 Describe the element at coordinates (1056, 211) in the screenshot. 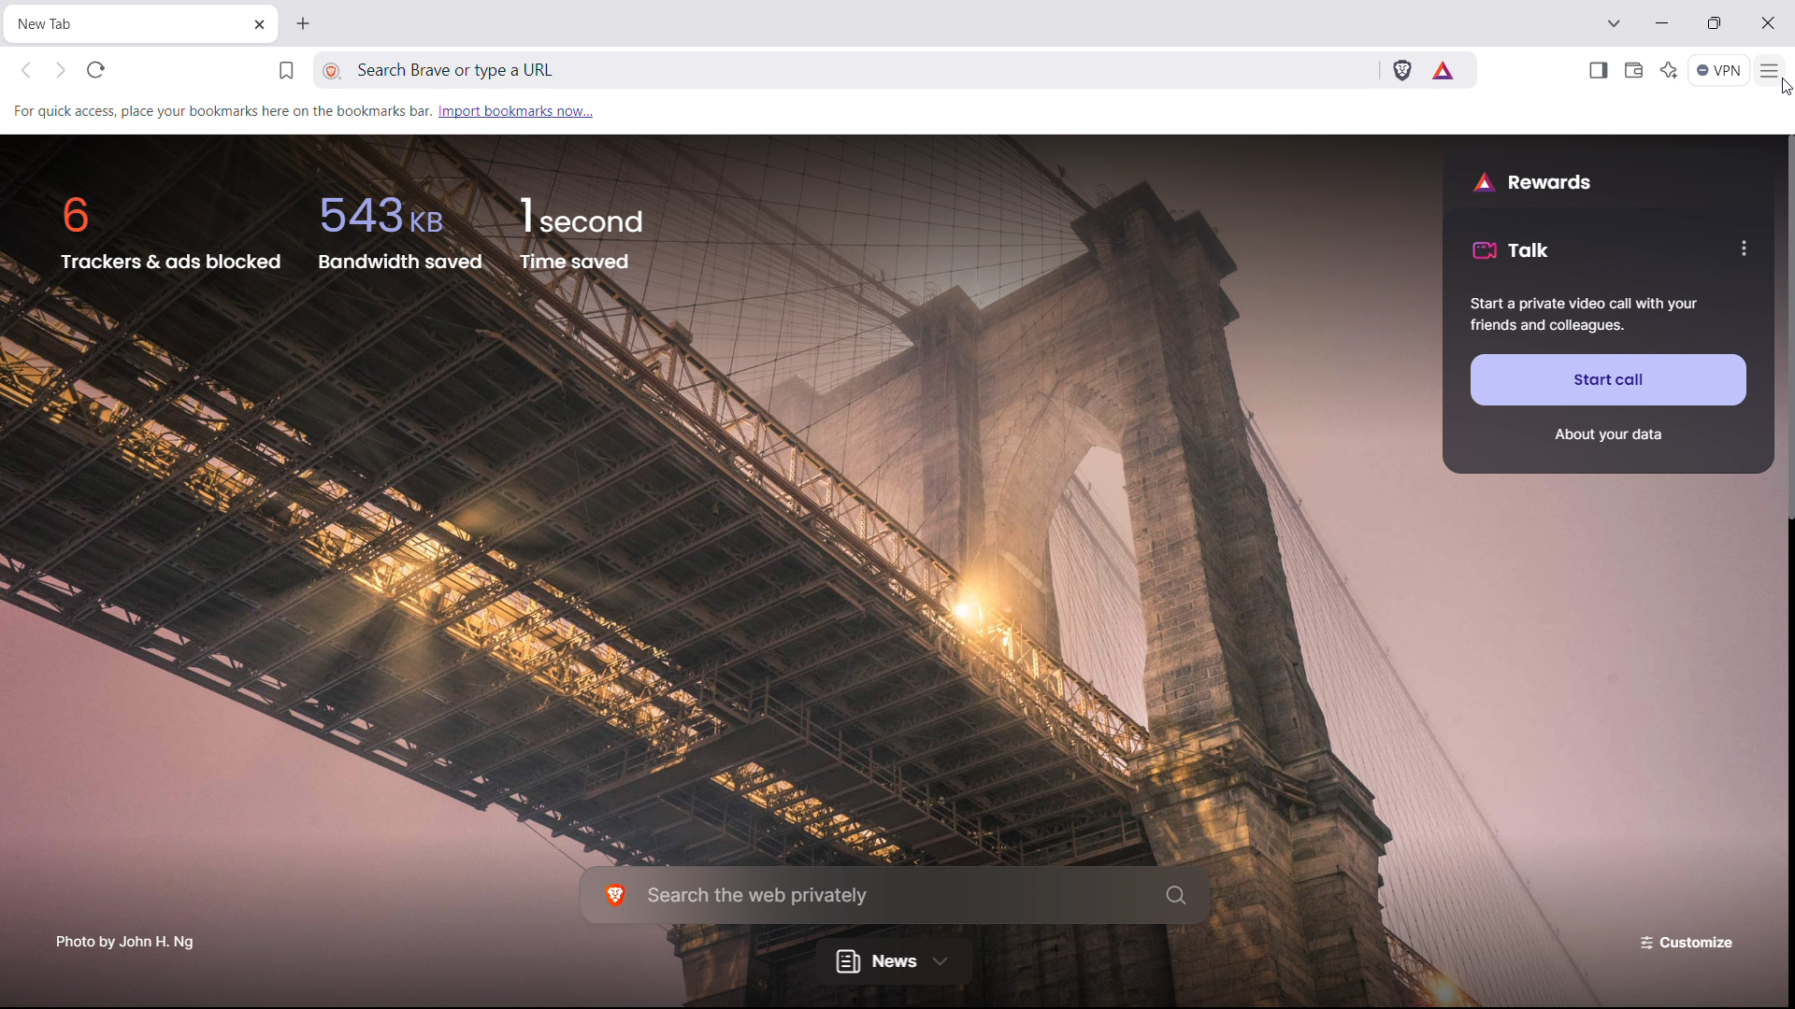

I see `background` at that location.